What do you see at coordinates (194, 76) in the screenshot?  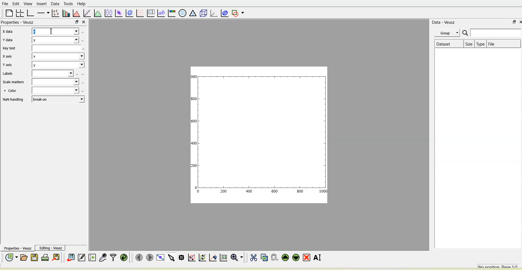 I see `1000` at bounding box center [194, 76].